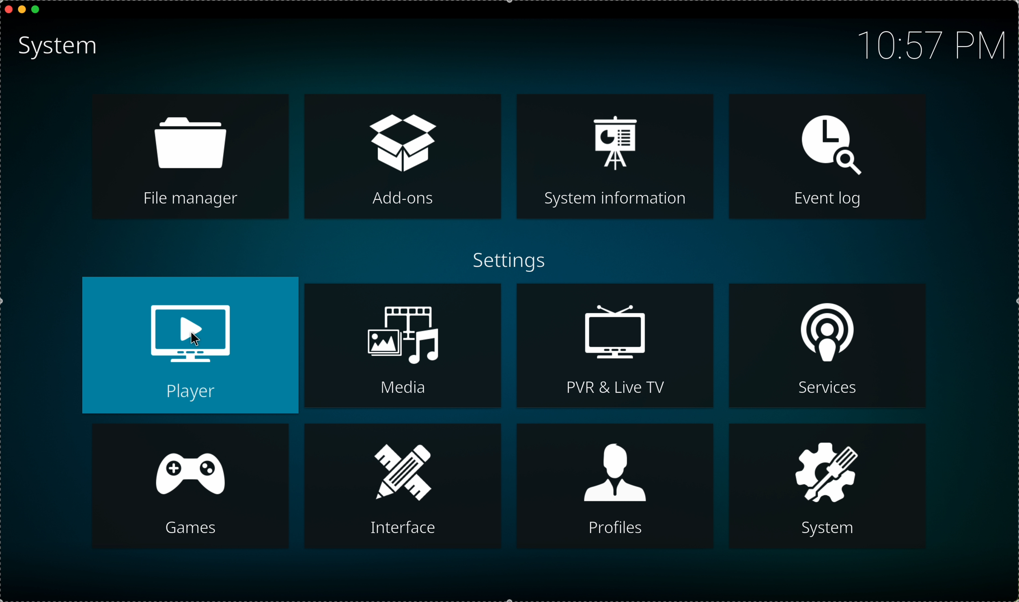 The image size is (1019, 602). Describe the element at coordinates (614, 156) in the screenshot. I see `system information` at that location.